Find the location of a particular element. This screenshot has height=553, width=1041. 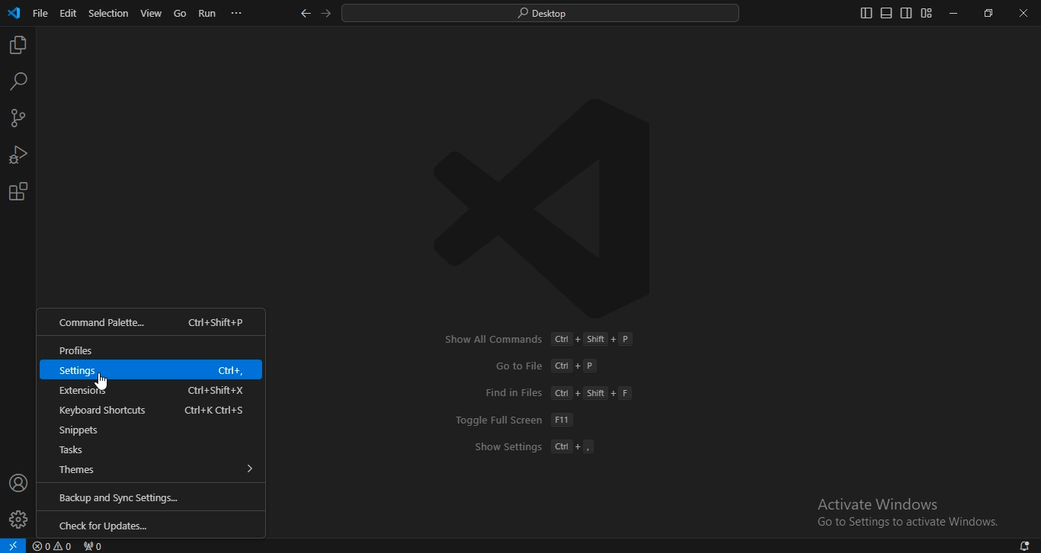

Open a remote window is located at coordinates (14, 545).